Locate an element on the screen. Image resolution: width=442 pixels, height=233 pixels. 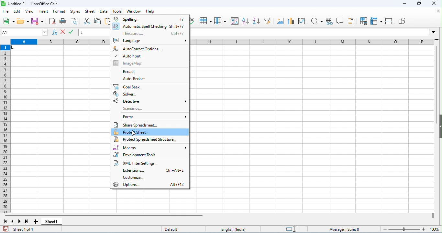
selected cell number is located at coordinates (25, 32).